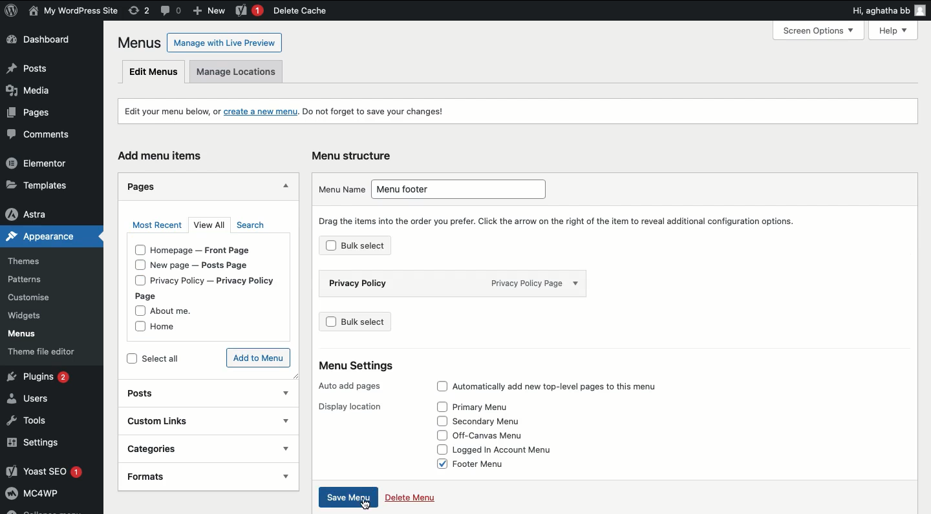  I want to click on Add to menu, so click(259, 358).